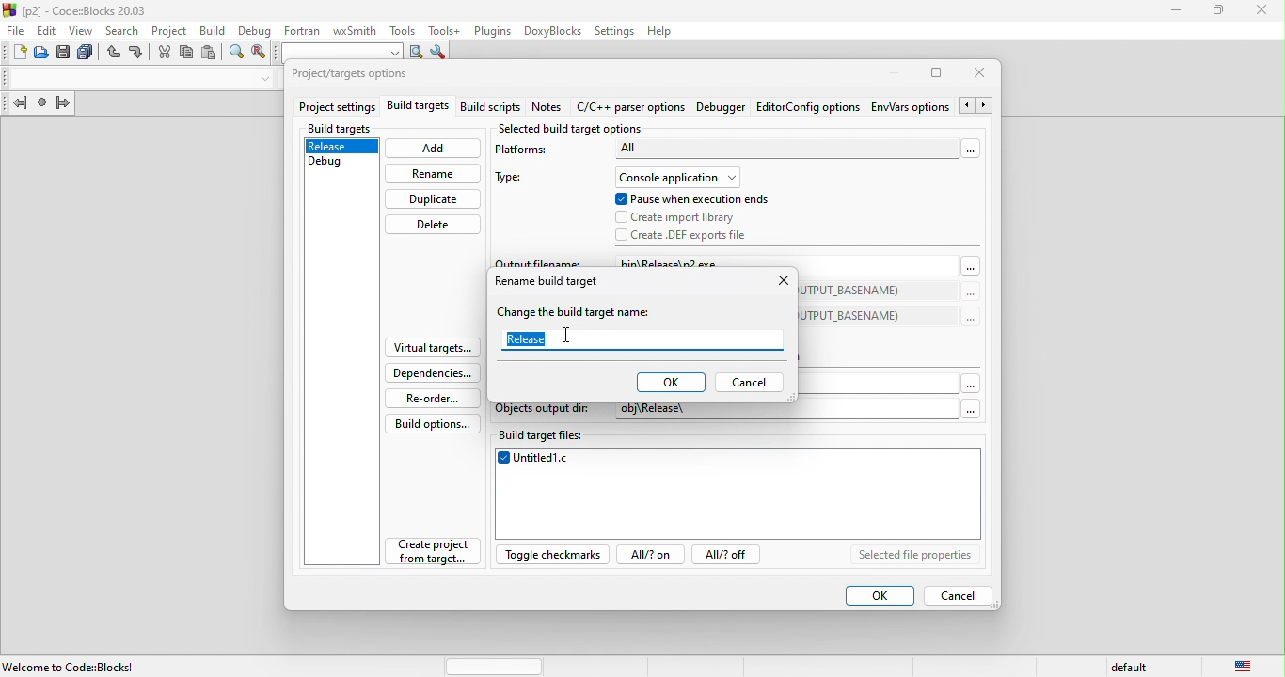  What do you see at coordinates (494, 108) in the screenshot?
I see `build script ` at bounding box center [494, 108].